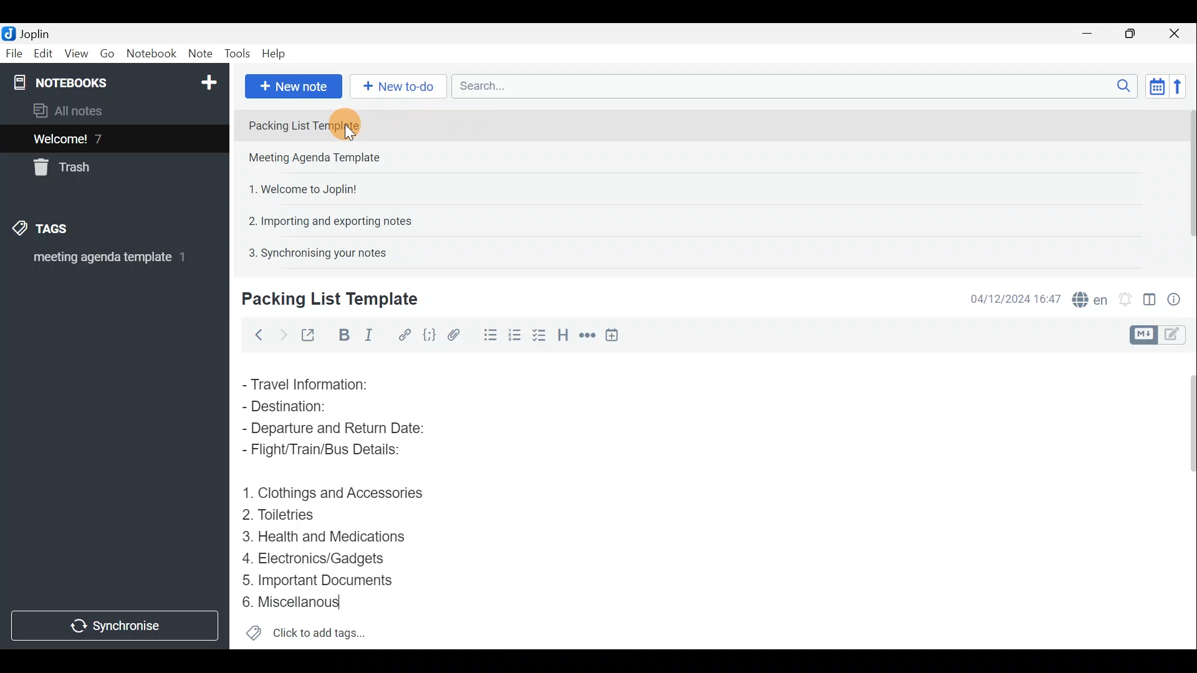  I want to click on Notebook, so click(151, 55).